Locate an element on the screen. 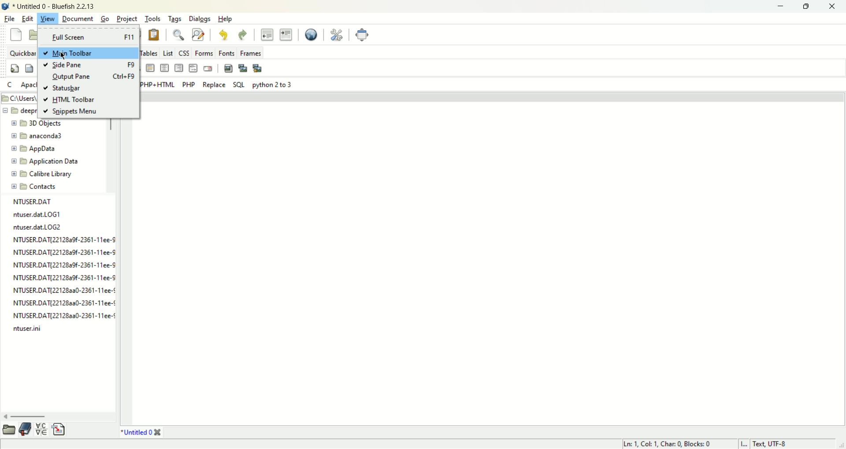 This screenshot has width=846, height=449. Replace is located at coordinates (214, 85).